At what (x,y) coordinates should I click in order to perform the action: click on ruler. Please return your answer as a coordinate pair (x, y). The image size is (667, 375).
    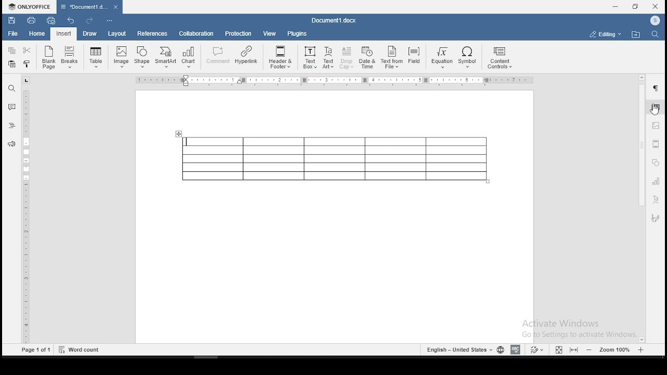
    Looking at the image, I should click on (28, 217).